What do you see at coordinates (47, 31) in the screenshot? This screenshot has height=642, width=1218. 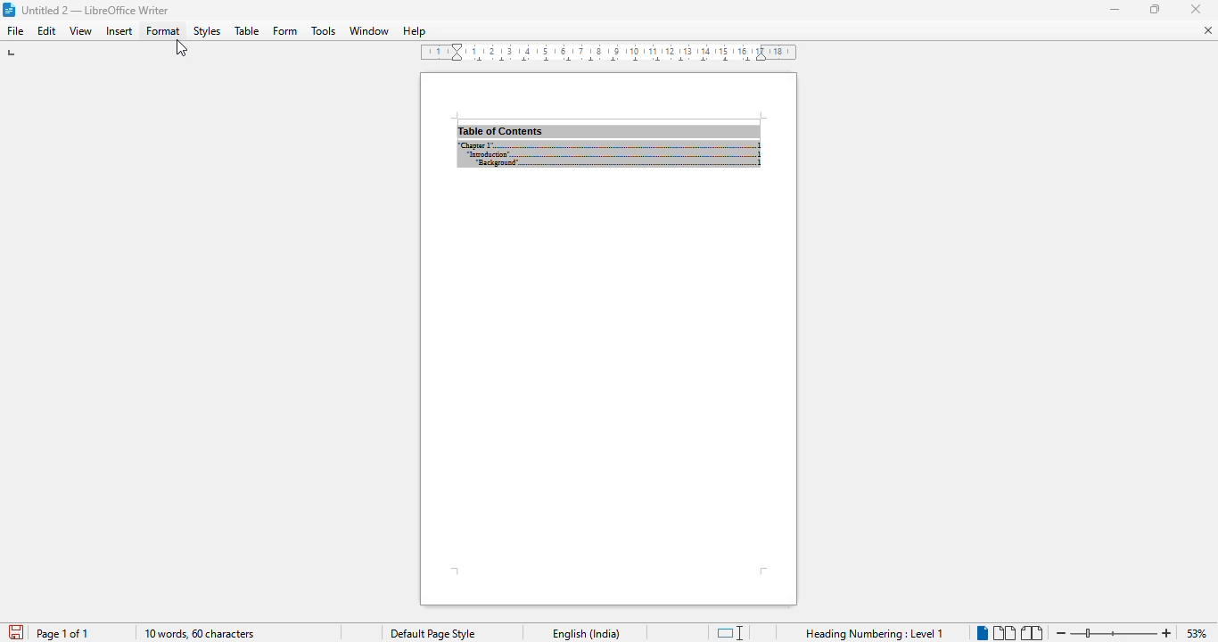 I see `edit` at bounding box center [47, 31].